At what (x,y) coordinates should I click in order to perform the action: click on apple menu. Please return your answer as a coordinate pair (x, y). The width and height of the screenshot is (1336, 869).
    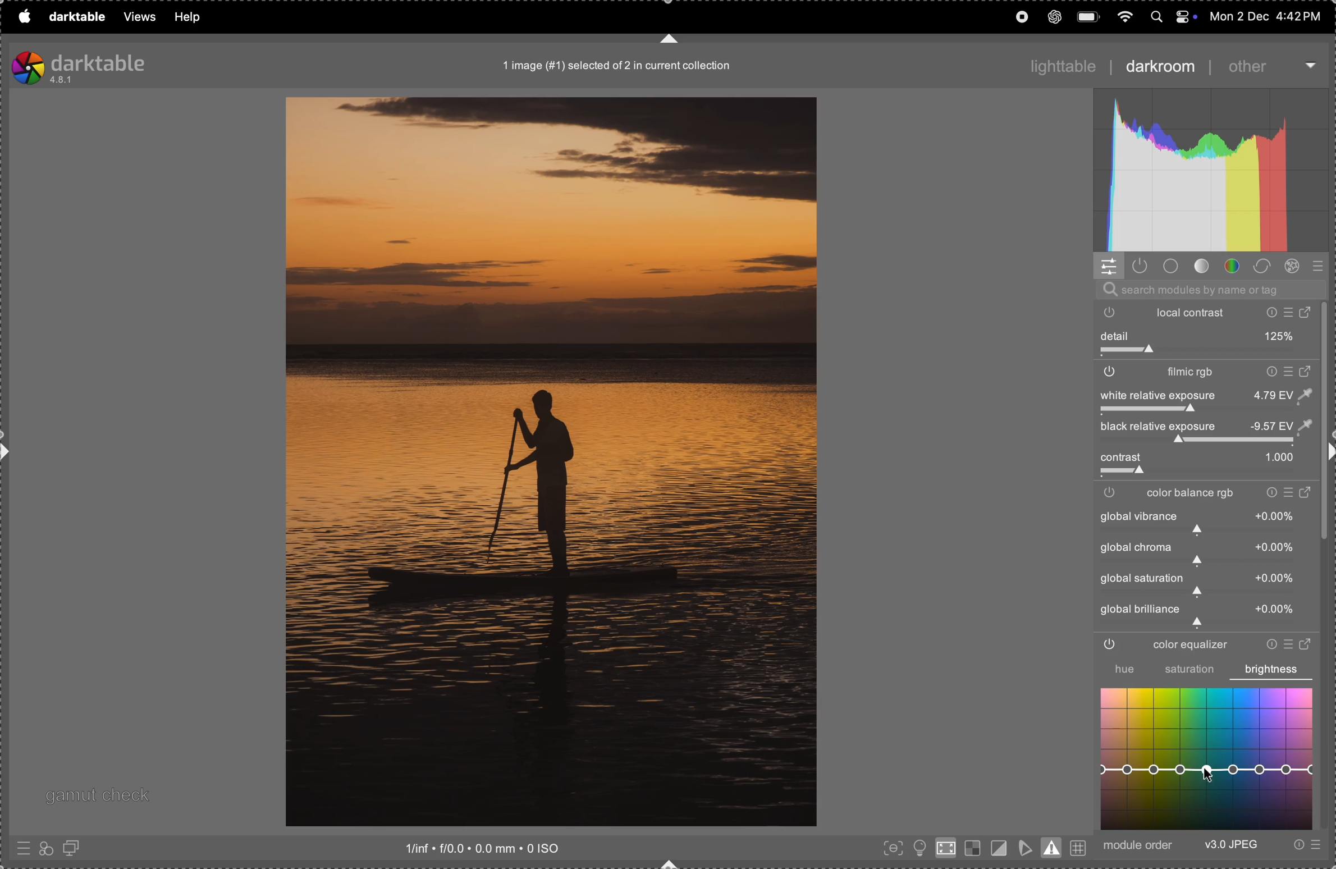
    Looking at the image, I should click on (23, 16).